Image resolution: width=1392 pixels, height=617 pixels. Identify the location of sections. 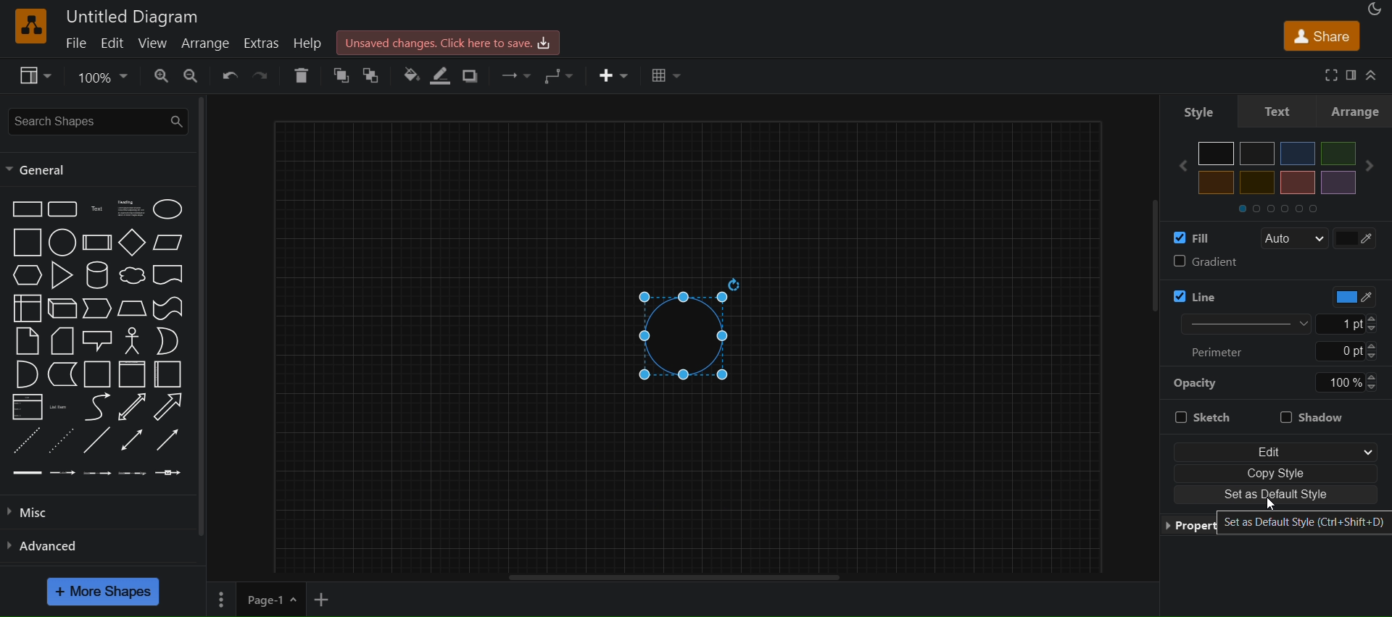
(1290, 207).